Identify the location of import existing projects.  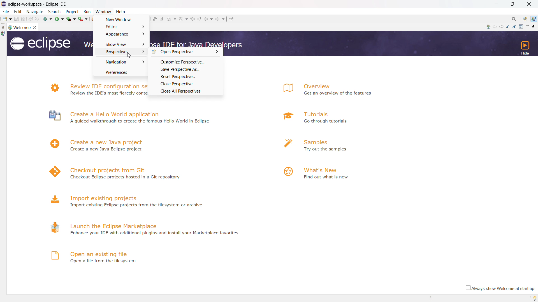
(107, 197).